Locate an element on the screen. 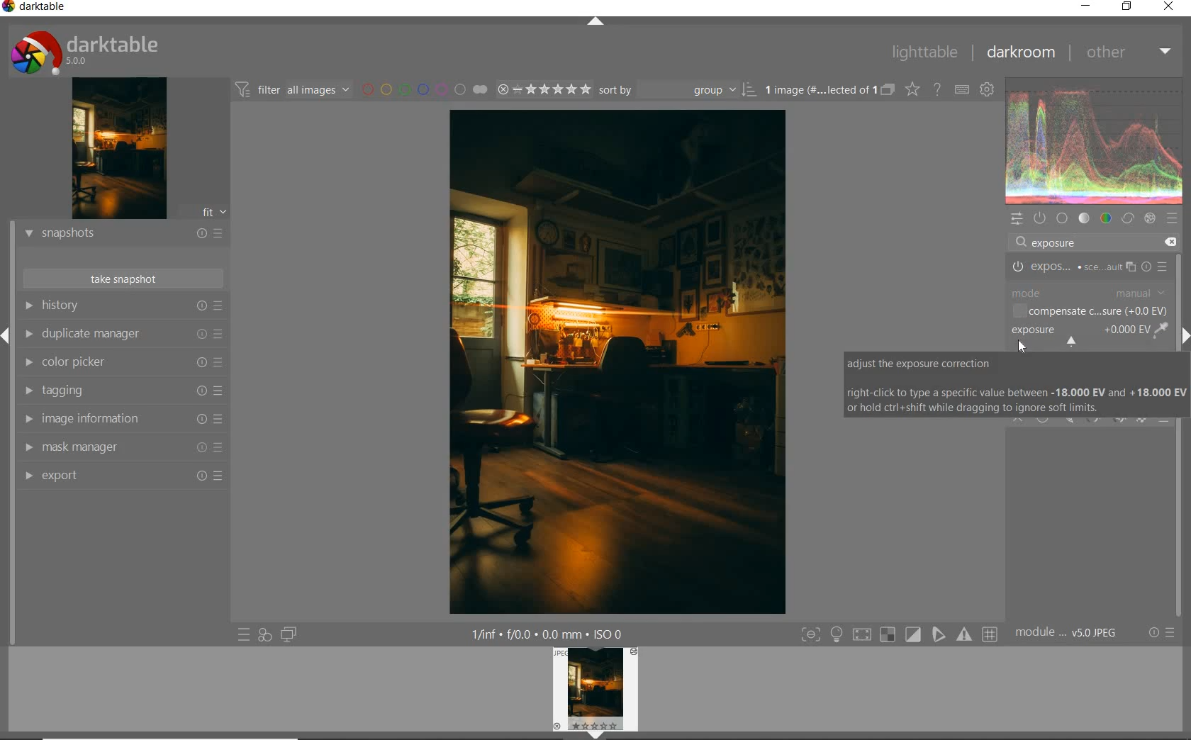  presets is located at coordinates (1173, 219).